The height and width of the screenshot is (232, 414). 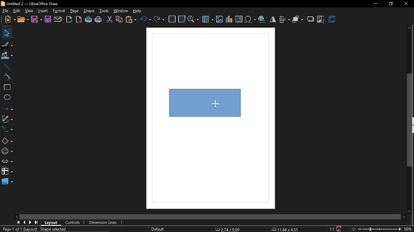 I want to click on page, so click(x=75, y=10).